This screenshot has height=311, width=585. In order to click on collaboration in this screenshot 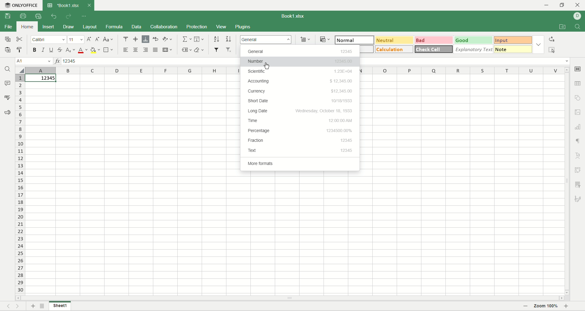, I will do `click(164, 27)`.